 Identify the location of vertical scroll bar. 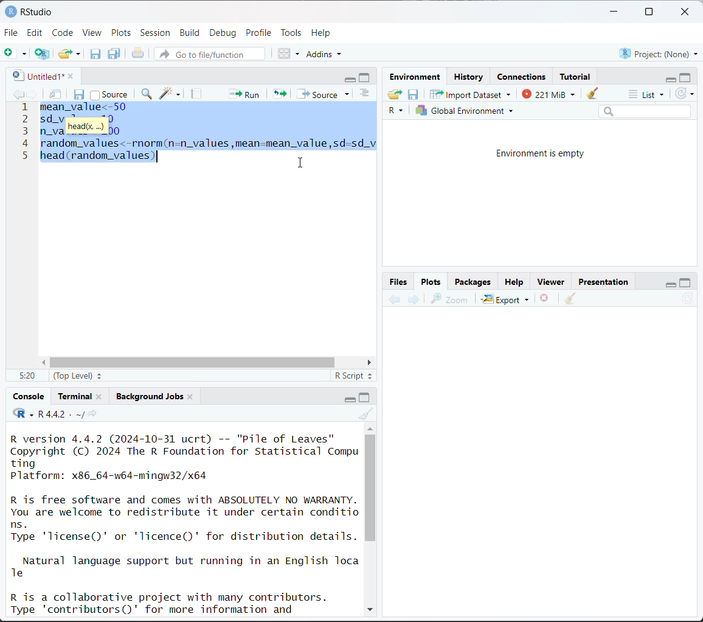
(370, 487).